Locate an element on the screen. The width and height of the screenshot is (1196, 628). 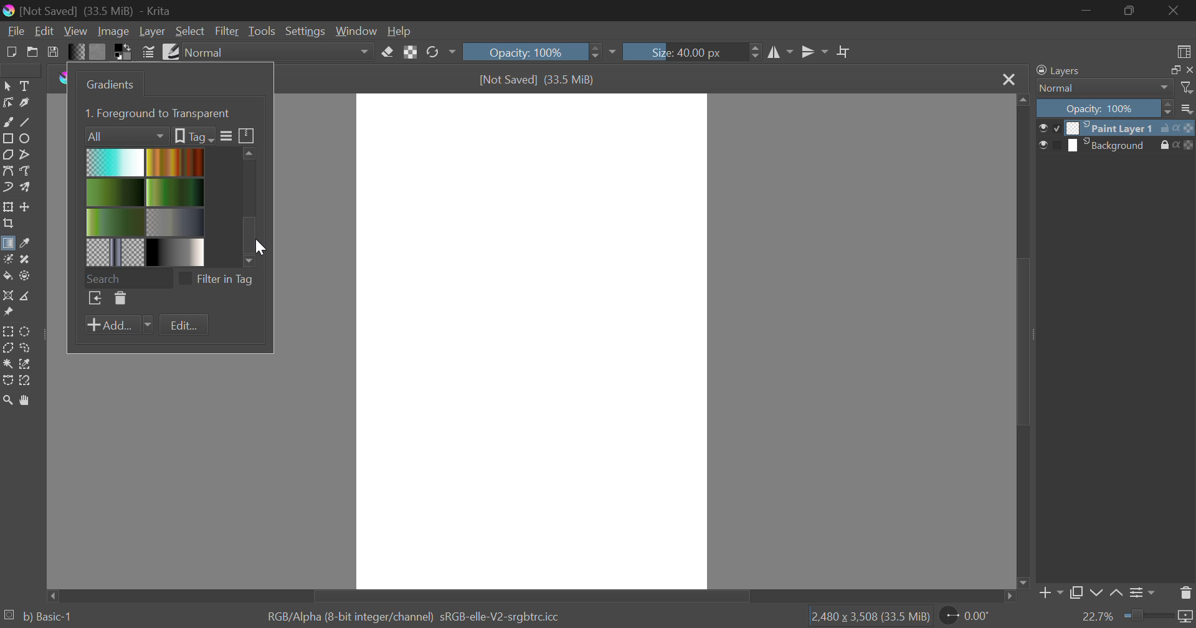
icon is located at coordinates (1189, 145).